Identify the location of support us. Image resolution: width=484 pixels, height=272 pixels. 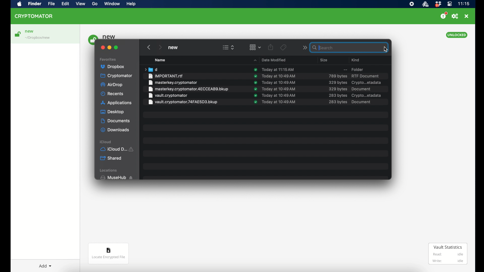
(444, 15).